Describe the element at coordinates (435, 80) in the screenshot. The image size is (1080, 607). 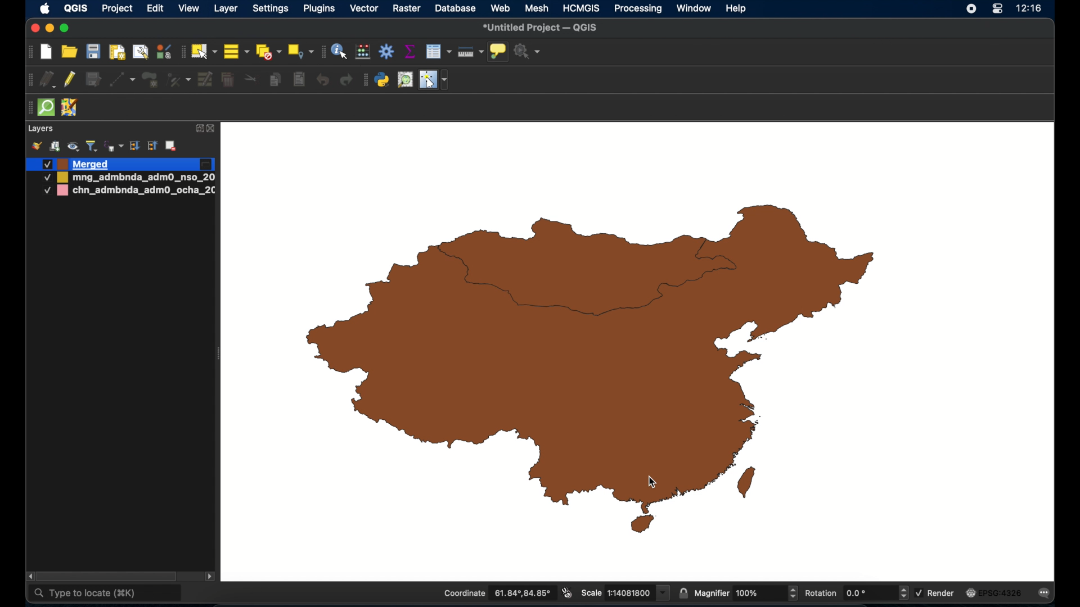
I see `switches mouse to configurable pointer` at that location.